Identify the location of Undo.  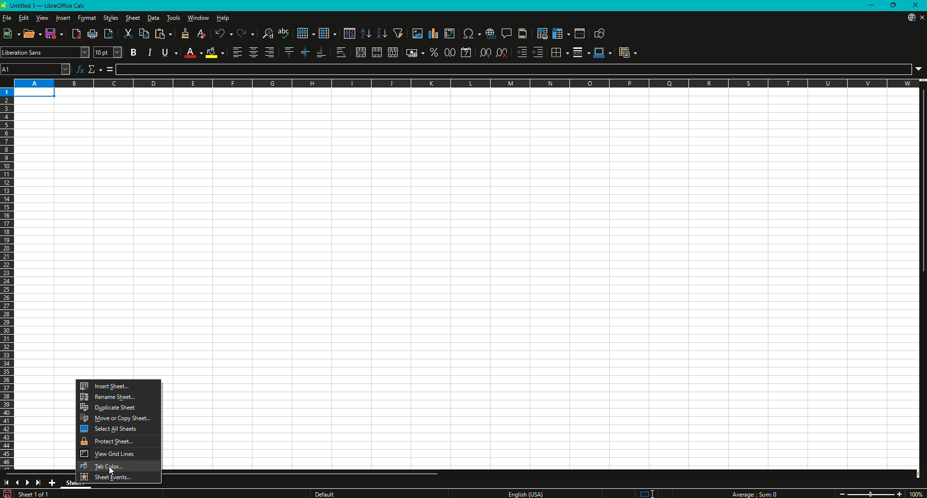
(224, 33).